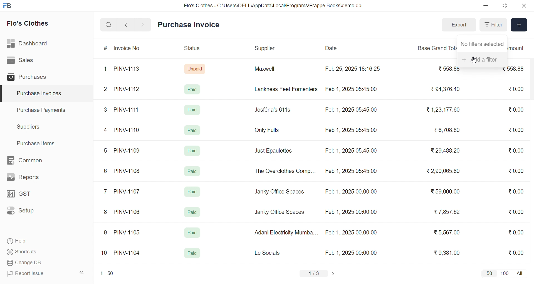  Describe the element at coordinates (284, 171) in the screenshot. I see `The Overclothes Comp...` at that location.